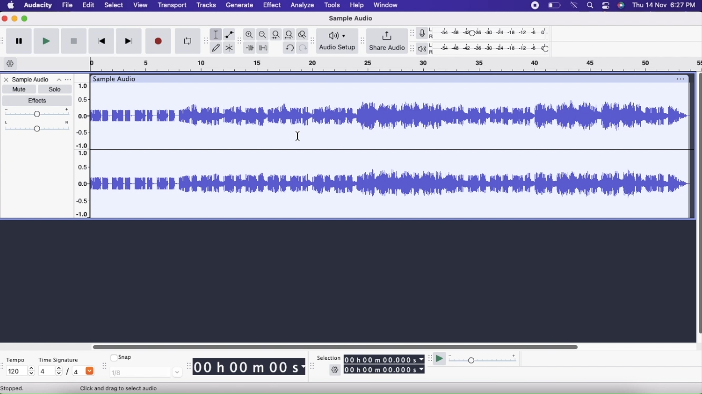 This screenshot has width=702, height=394. I want to click on Window, so click(386, 5).